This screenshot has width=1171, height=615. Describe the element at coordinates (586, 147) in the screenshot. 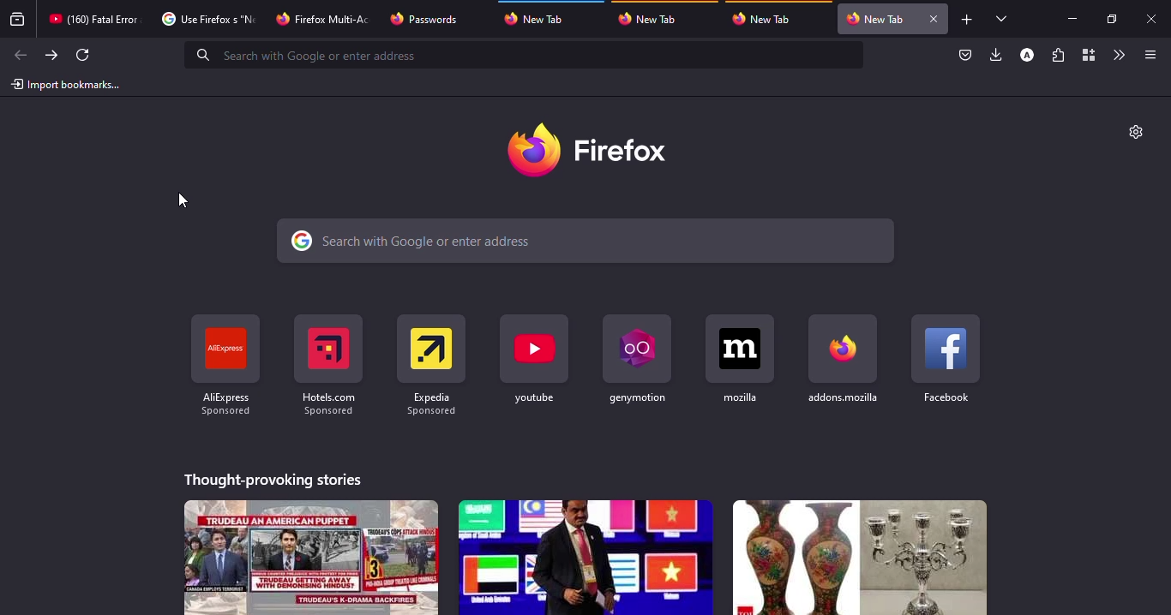

I see `firefox` at that location.